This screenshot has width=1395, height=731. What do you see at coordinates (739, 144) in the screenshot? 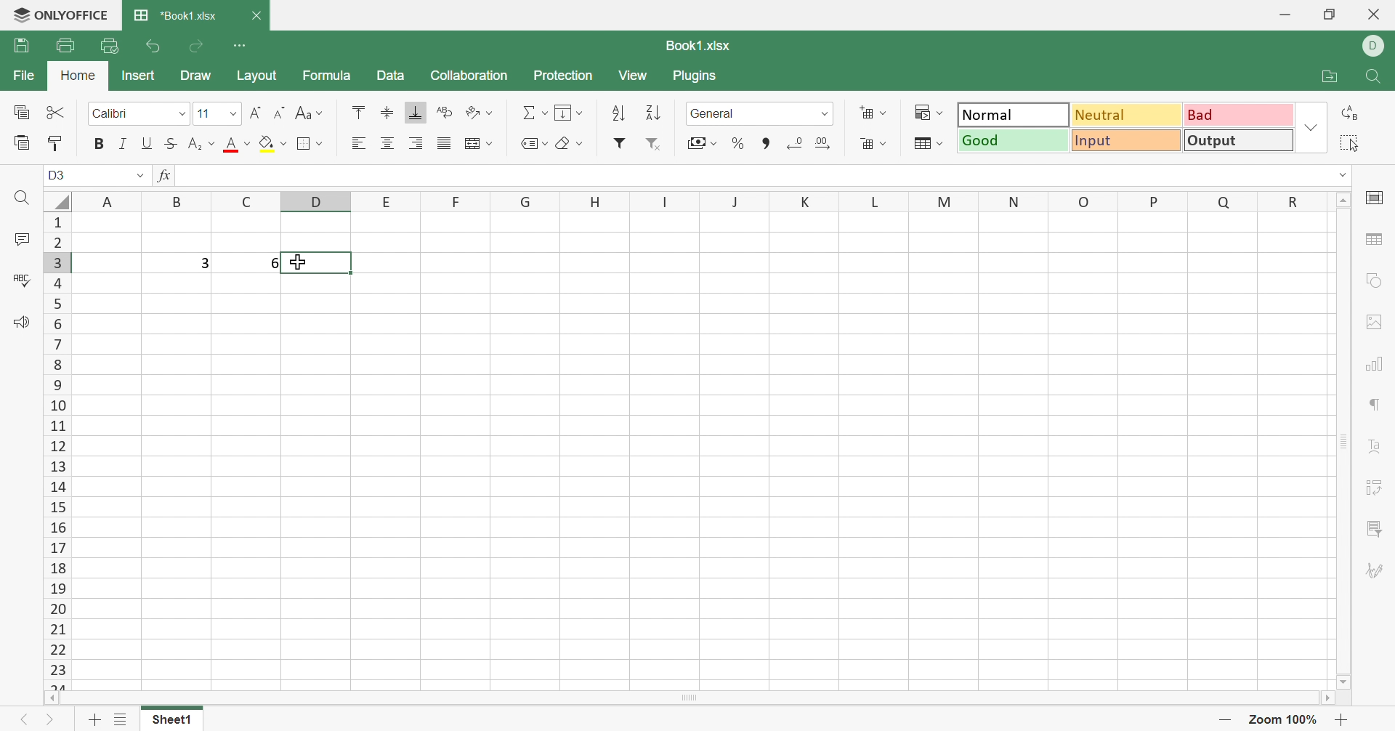
I see `Percent style` at bounding box center [739, 144].